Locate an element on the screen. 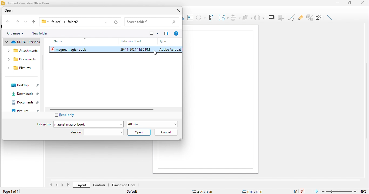  maximize is located at coordinates (350, 3).